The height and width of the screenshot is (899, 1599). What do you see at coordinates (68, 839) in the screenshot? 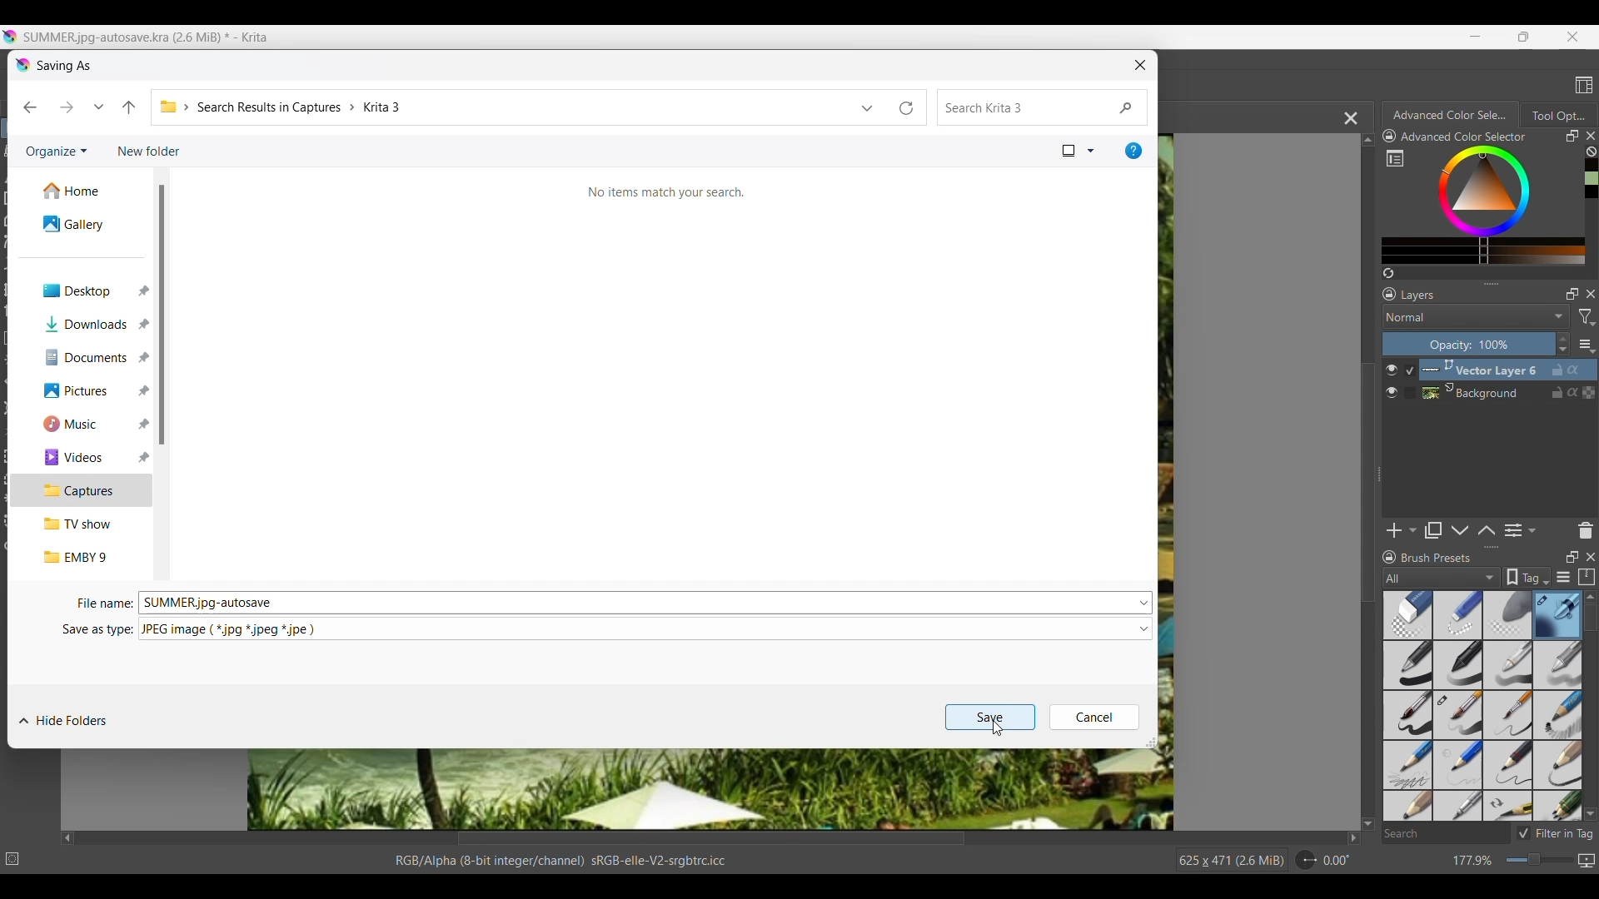
I see `Quick slide to left` at bounding box center [68, 839].